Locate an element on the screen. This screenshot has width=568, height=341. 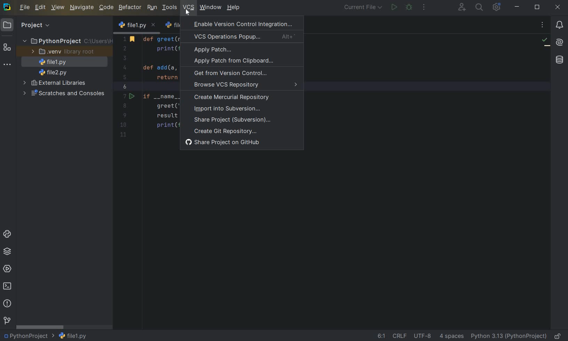
create mercurial repository is located at coordinates (242, 98).